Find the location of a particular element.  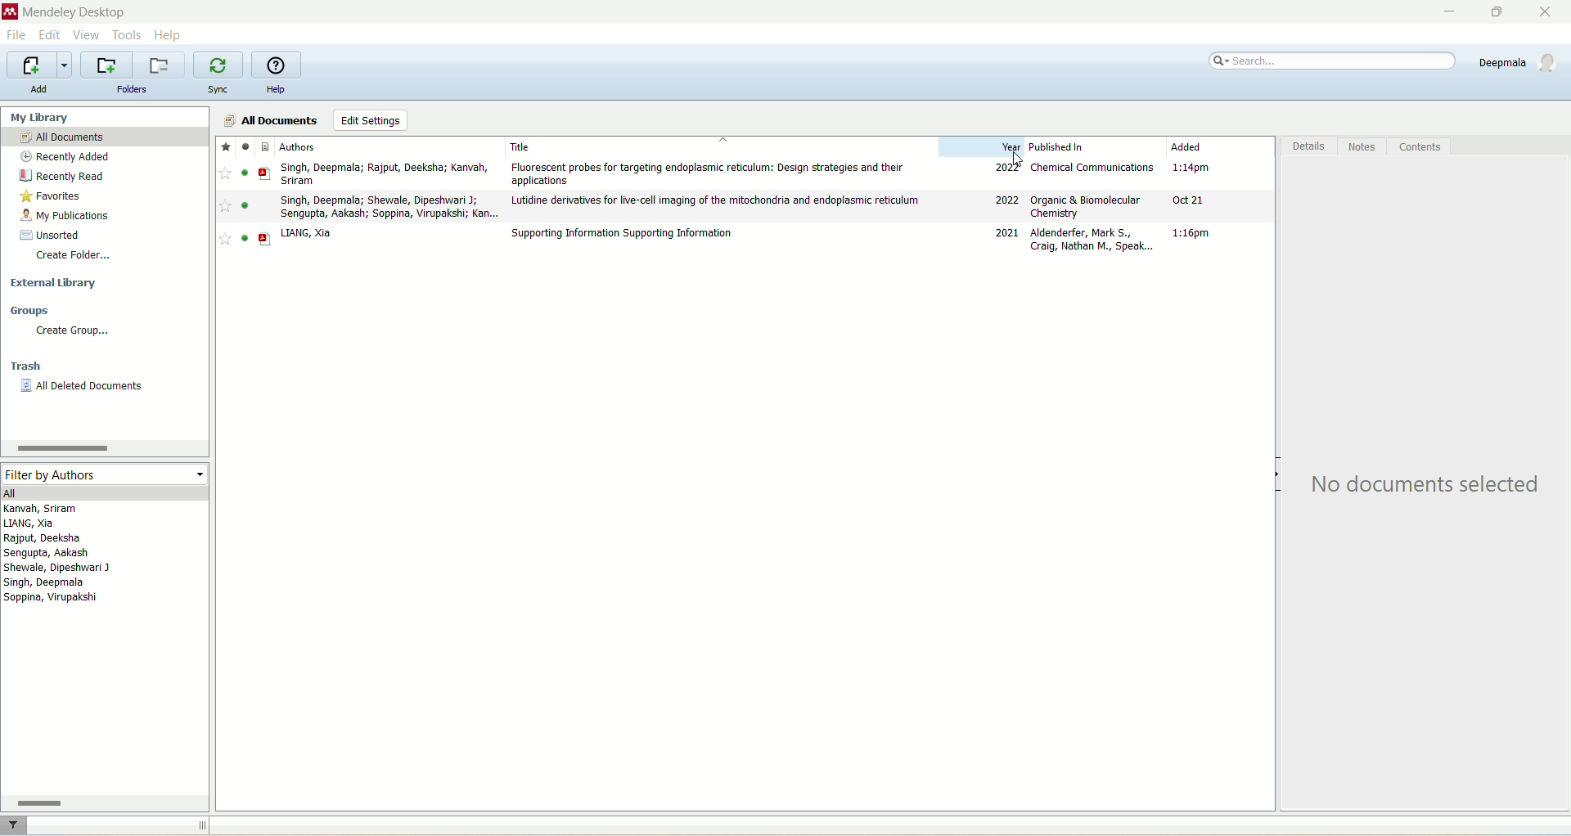

Lutidine derivatives for live-cell imaging of the mitochondria and endoplasmic reticulum is located at coordinates (712, 200).